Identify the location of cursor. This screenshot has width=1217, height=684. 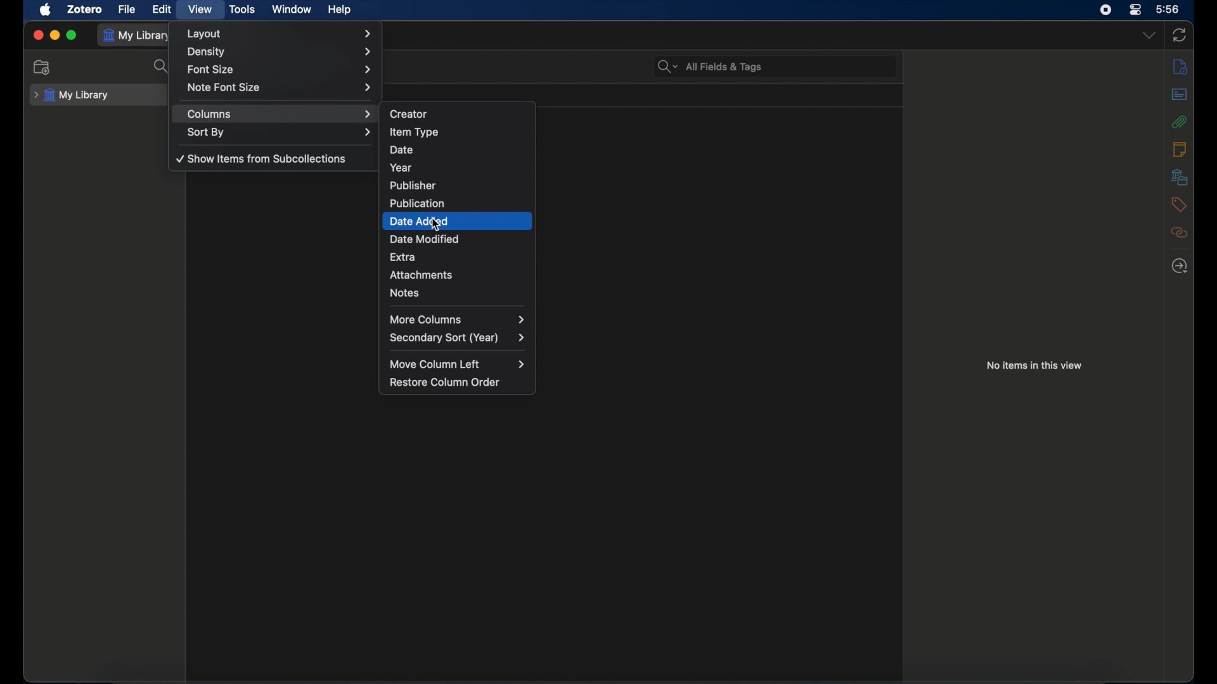
(434, 228).